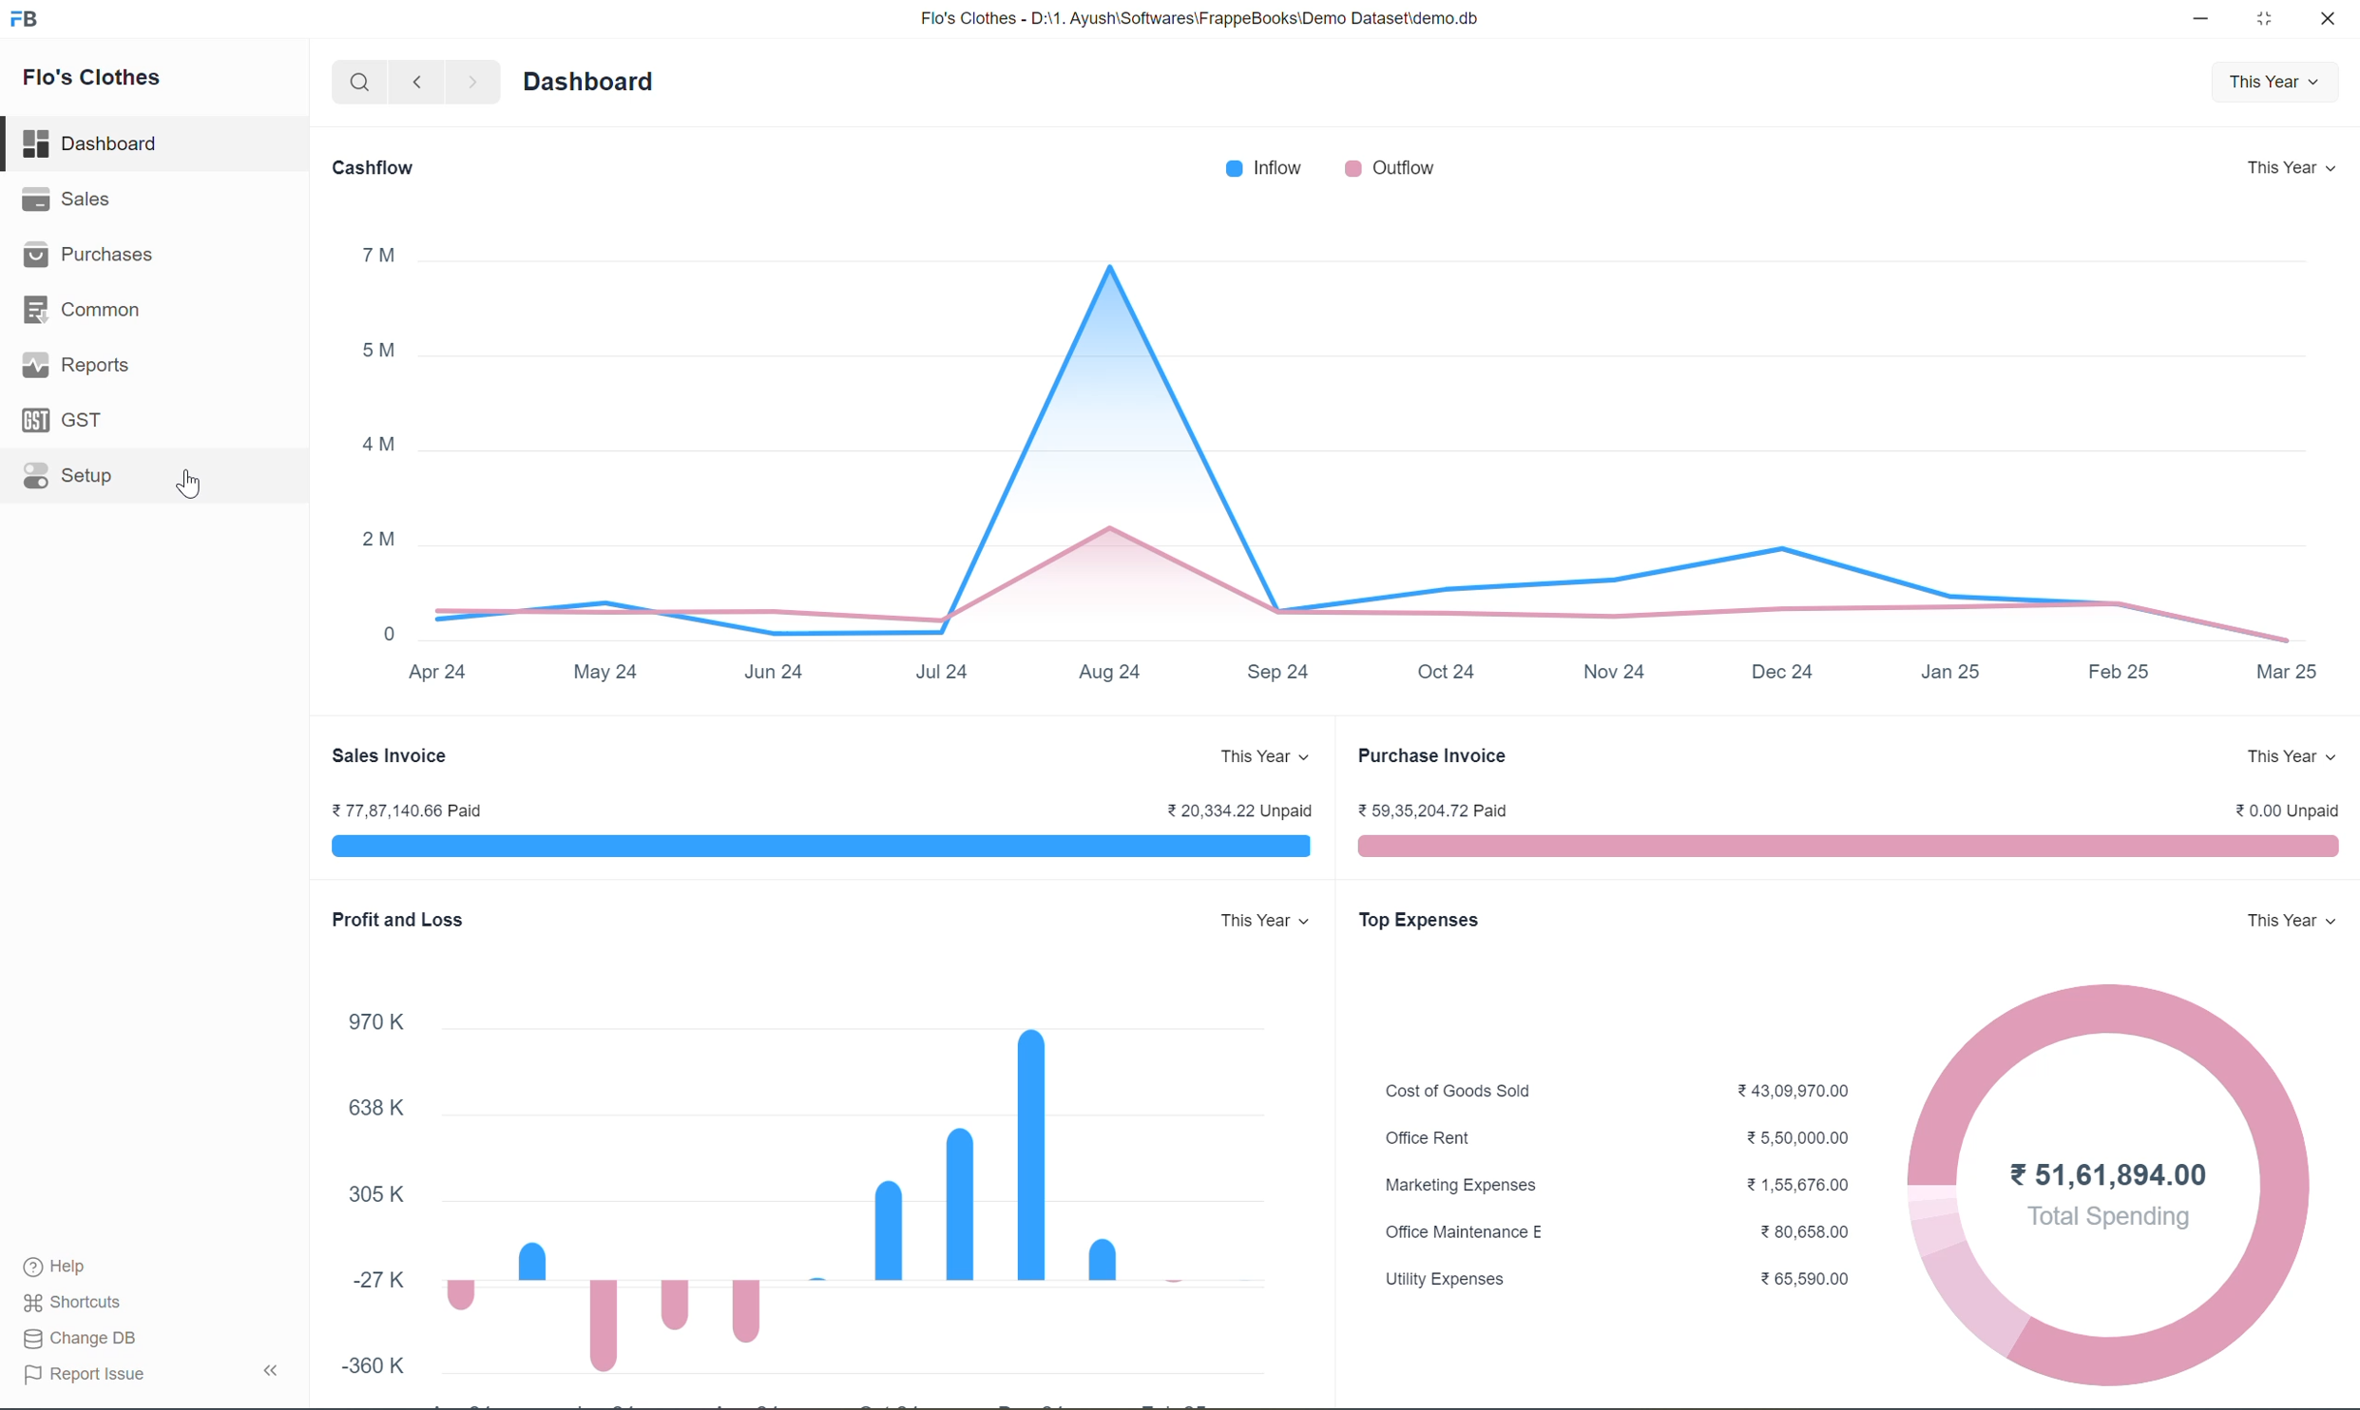 The image size is (2360, 1410). I want to click on Inflow, so click(1263, 167).